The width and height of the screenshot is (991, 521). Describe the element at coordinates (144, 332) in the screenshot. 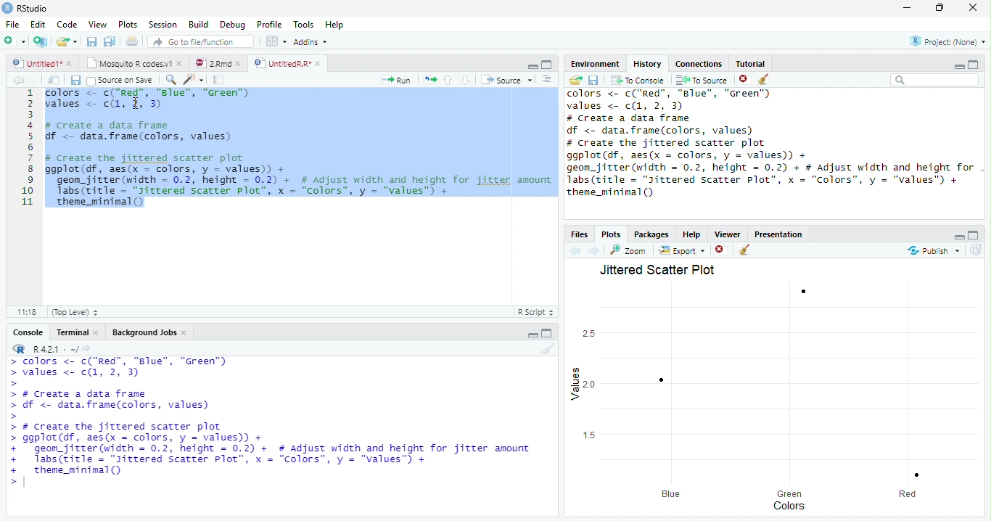

I see `Background Jobs` at that location.